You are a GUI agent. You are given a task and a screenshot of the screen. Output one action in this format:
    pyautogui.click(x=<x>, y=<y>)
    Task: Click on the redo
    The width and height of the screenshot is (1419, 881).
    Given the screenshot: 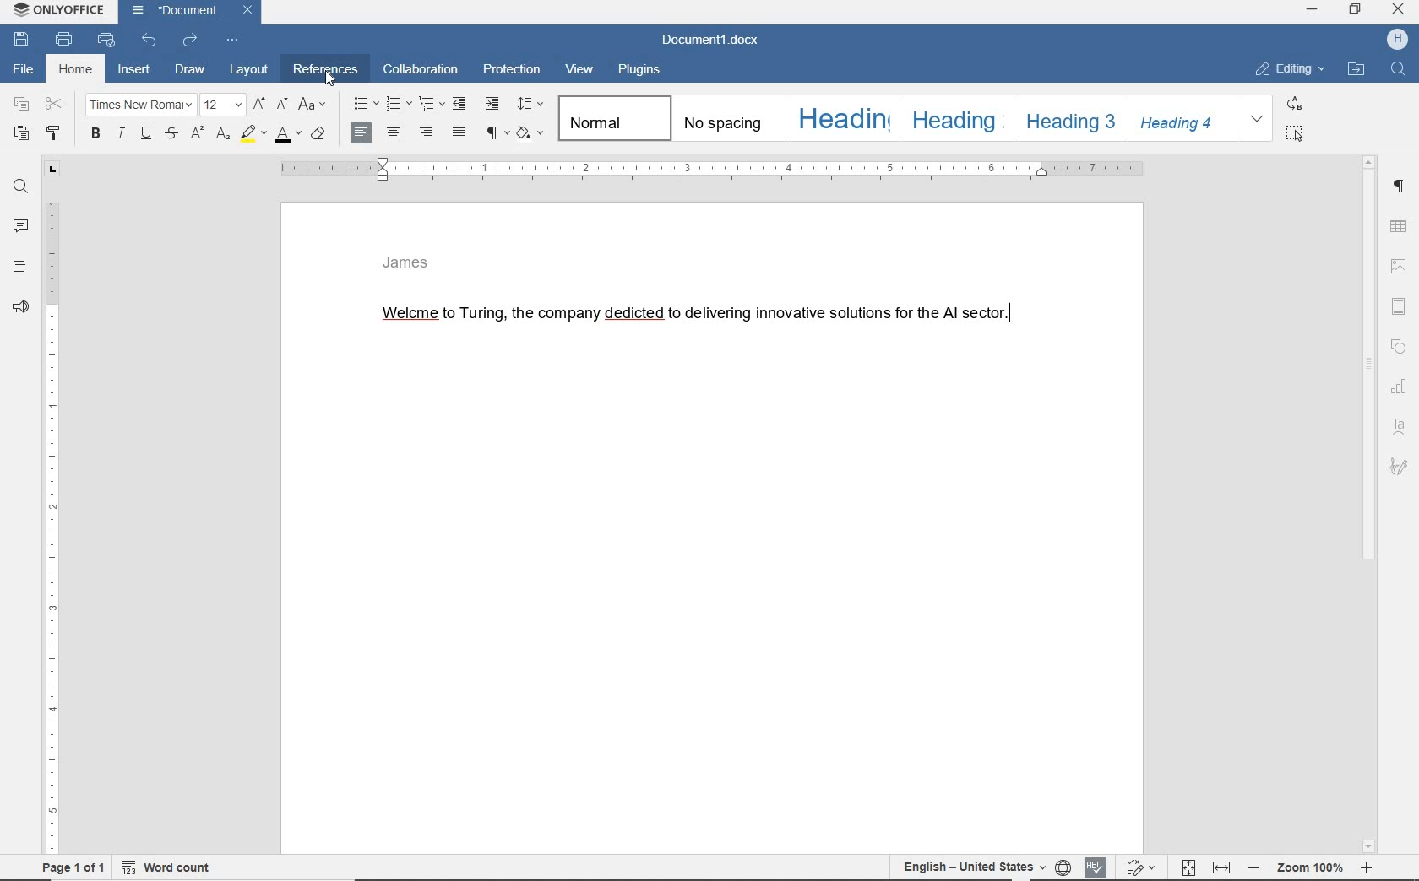 What is the action you would take?
    pyautogui.click(x=190, y=42)
    